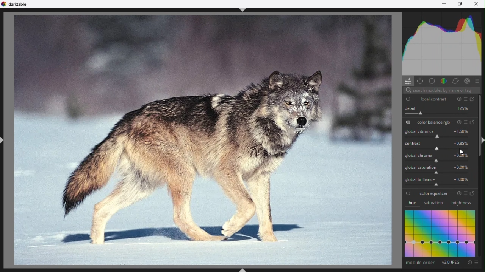  I want to click on global vibrance, so click(436, 132).